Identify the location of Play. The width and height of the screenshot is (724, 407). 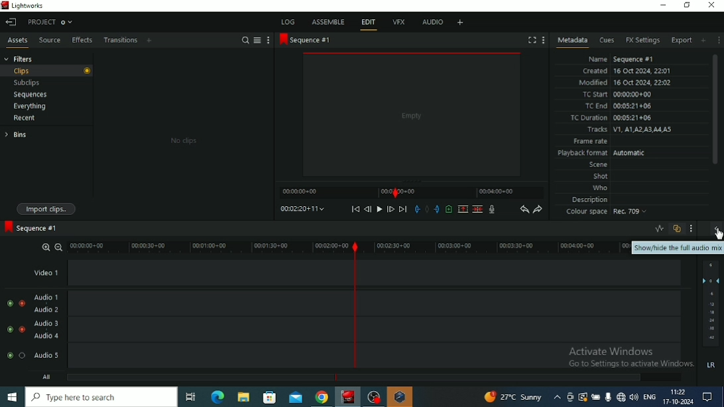
(379, 209).